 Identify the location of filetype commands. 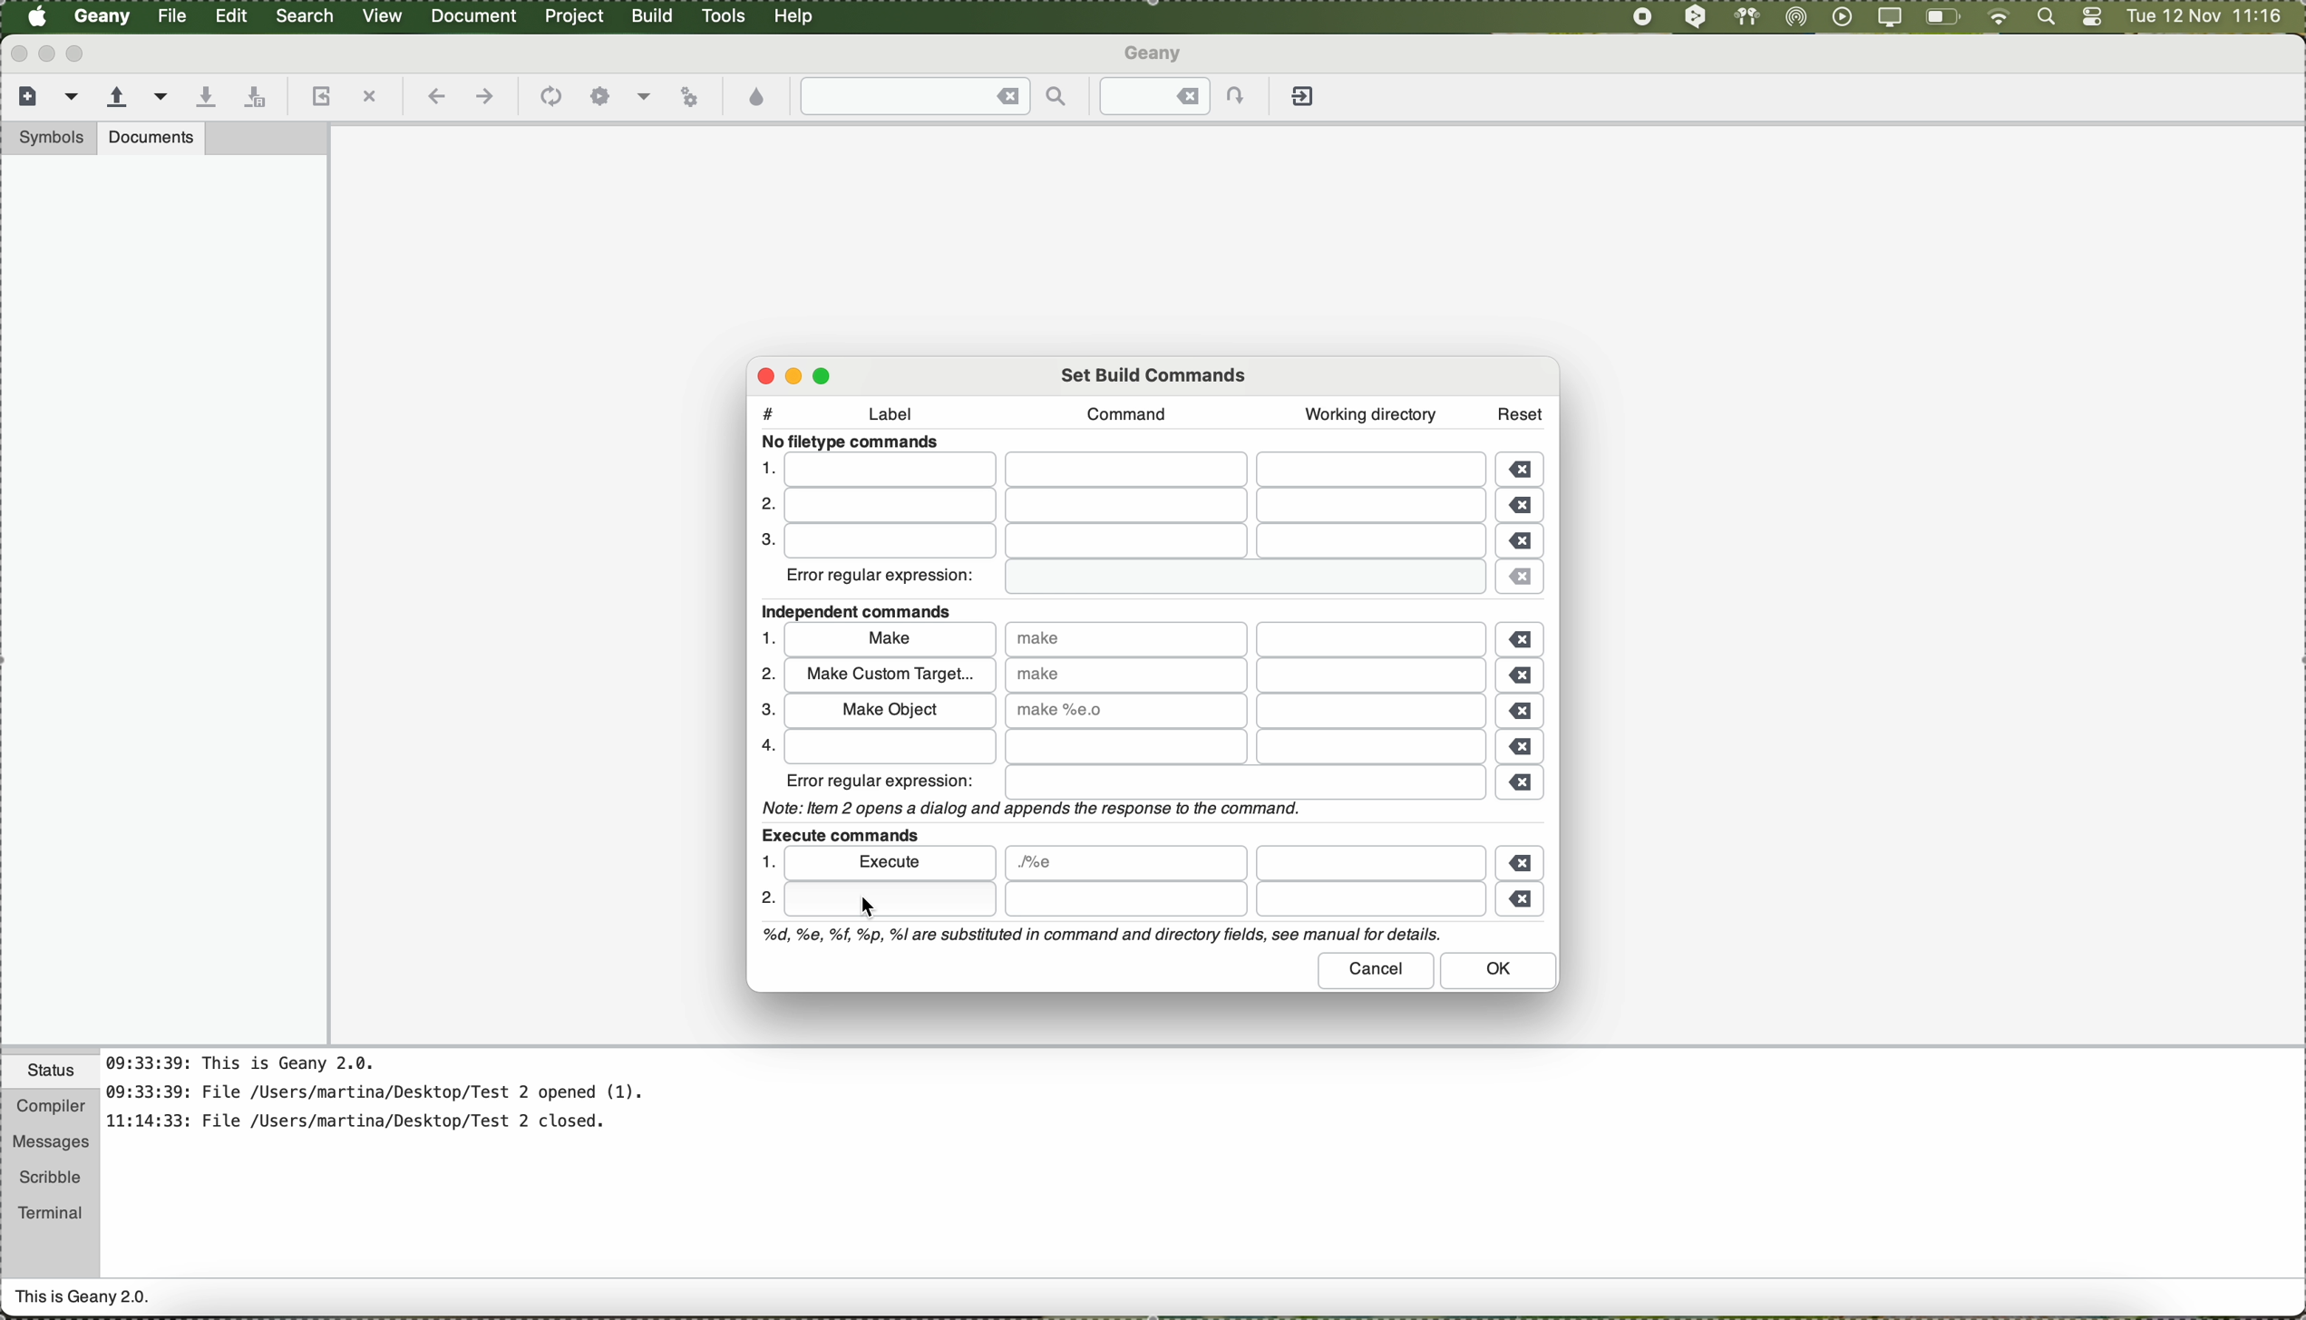
(856, 442).